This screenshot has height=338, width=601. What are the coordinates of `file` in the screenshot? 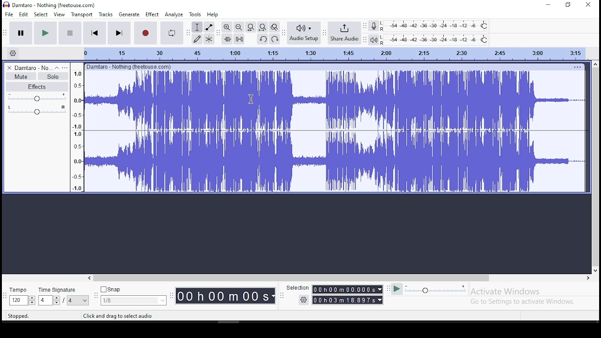 It's located at (8, 14).